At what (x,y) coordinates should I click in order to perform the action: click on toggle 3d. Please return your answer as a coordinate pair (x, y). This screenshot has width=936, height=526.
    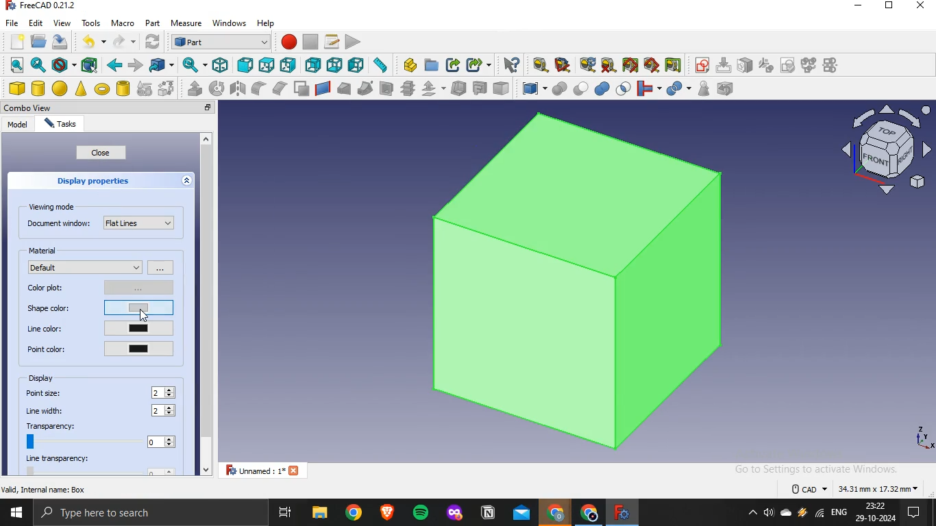
    Looking at the image, I should click on (652, 65).